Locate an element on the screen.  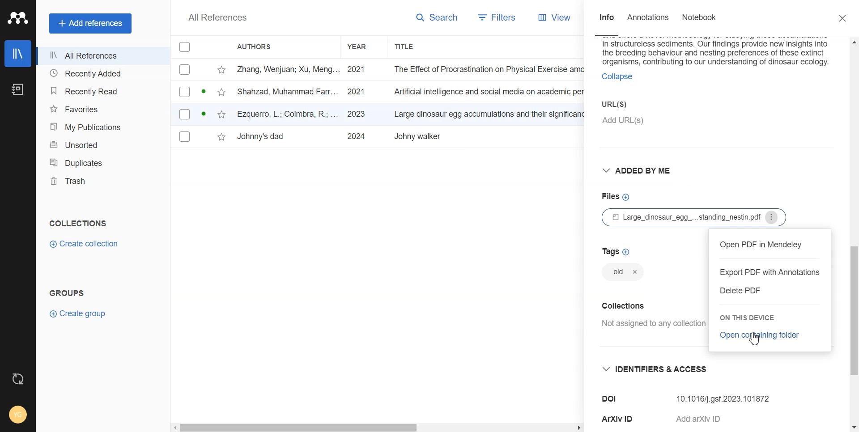
Toggle favorites is located at coordinates (221, 137).